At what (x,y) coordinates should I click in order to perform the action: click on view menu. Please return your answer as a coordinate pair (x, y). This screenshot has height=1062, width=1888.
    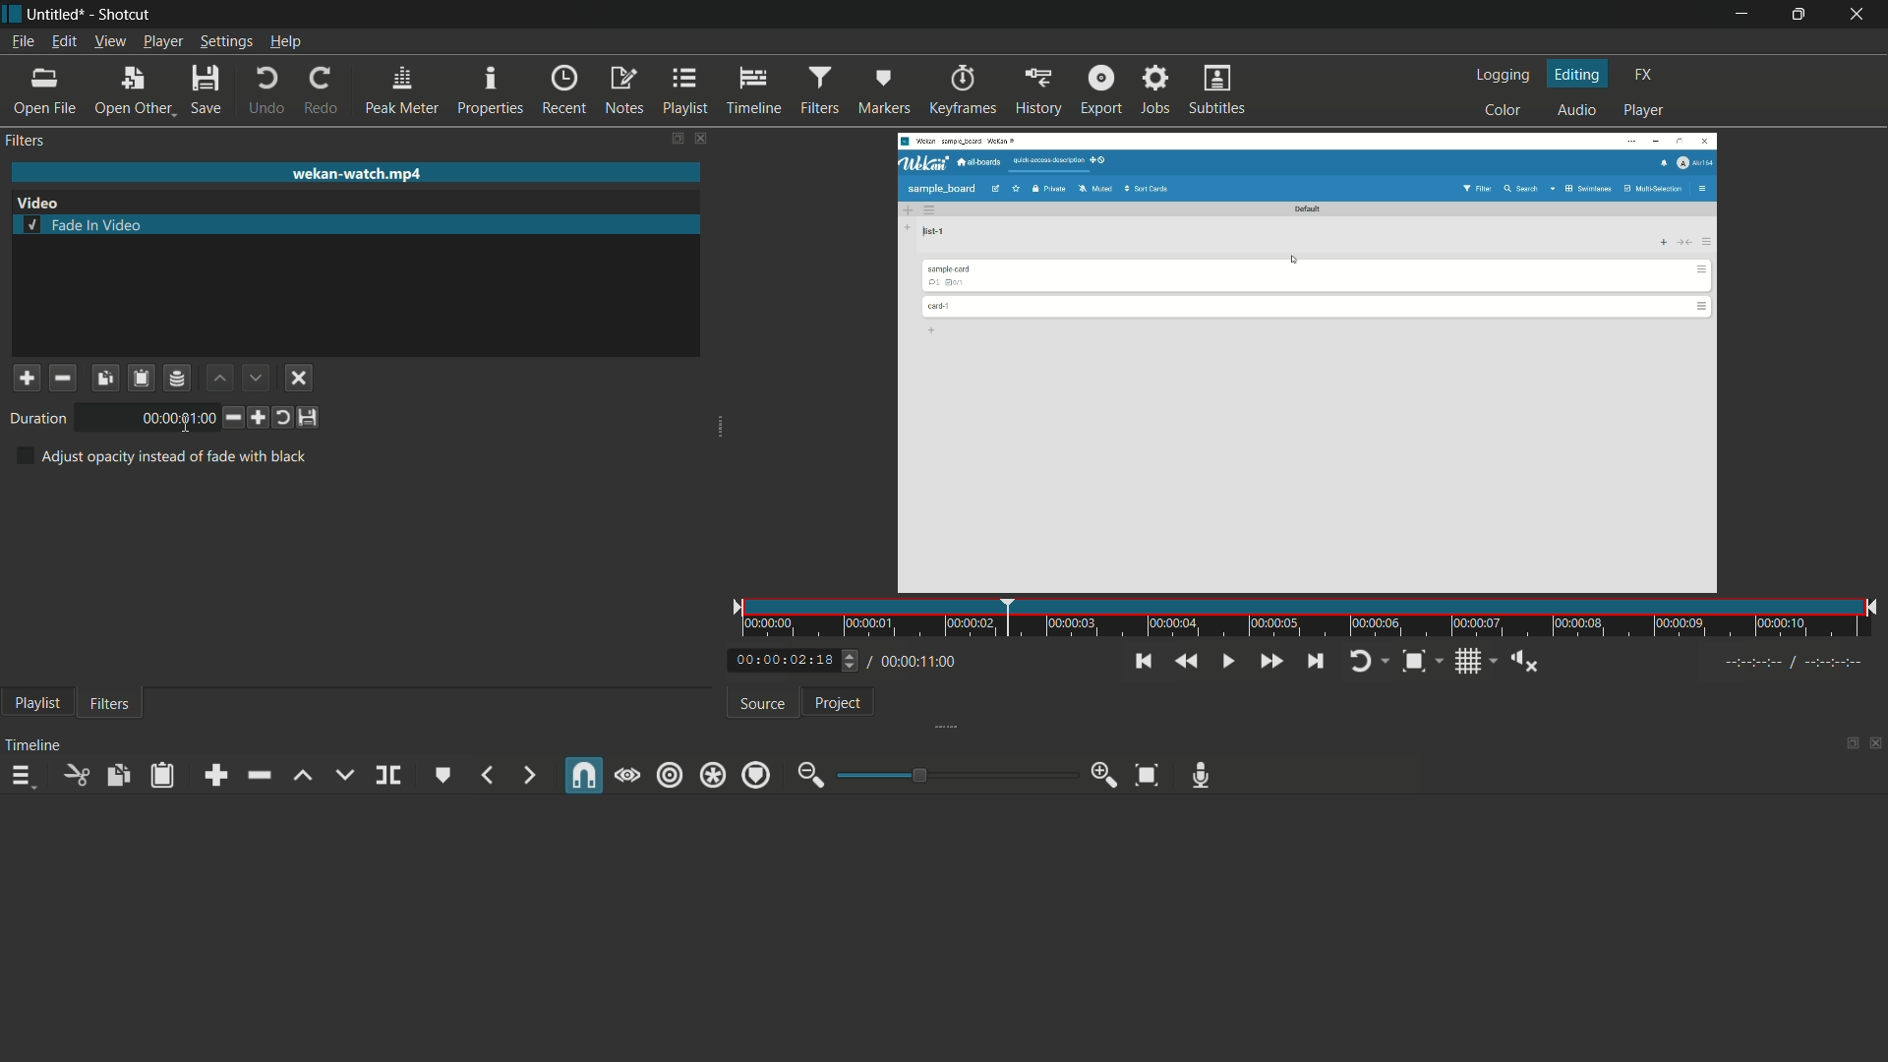
    Looking at the image, I should click on (110, 41).